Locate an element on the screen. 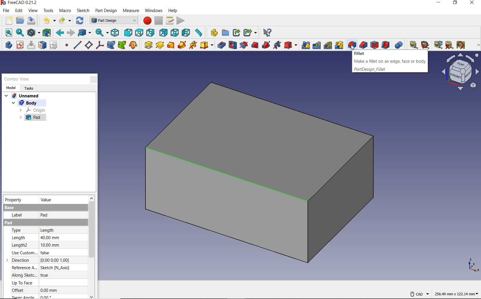  create a shape binder is located at coordinates (111, 46).